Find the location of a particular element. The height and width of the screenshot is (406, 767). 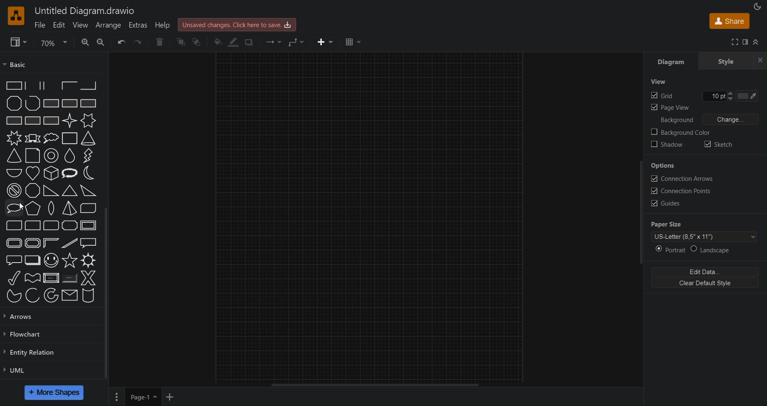

Extras is located at coordinates (138, 25).